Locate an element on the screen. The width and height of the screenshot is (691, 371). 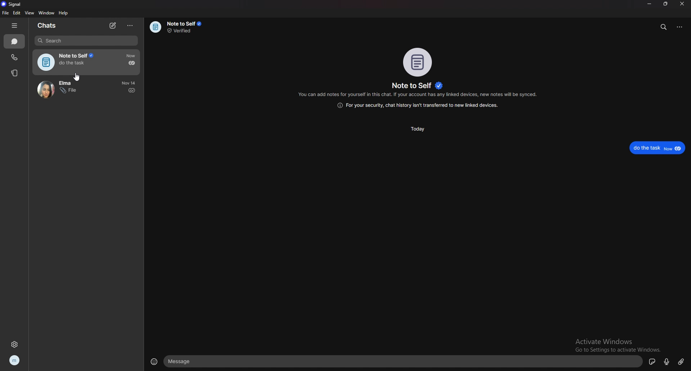
sticker is located at coordinates (652, 361).